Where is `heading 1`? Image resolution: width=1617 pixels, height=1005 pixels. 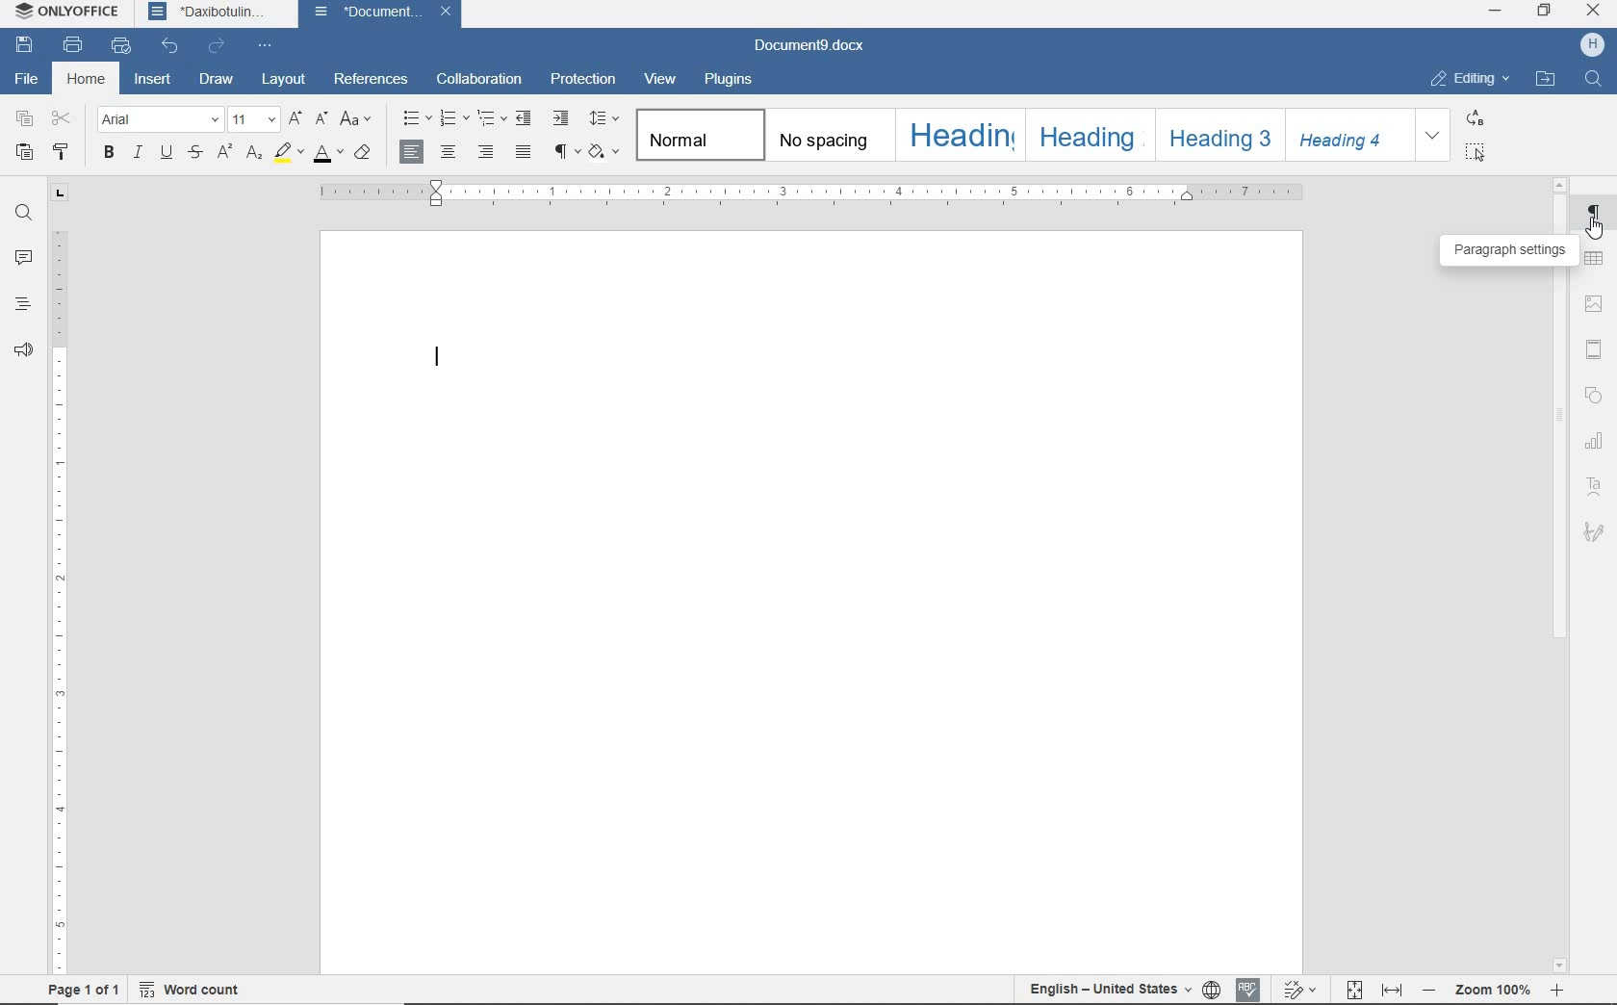 heading 1 is located at coordinates (959, 137).